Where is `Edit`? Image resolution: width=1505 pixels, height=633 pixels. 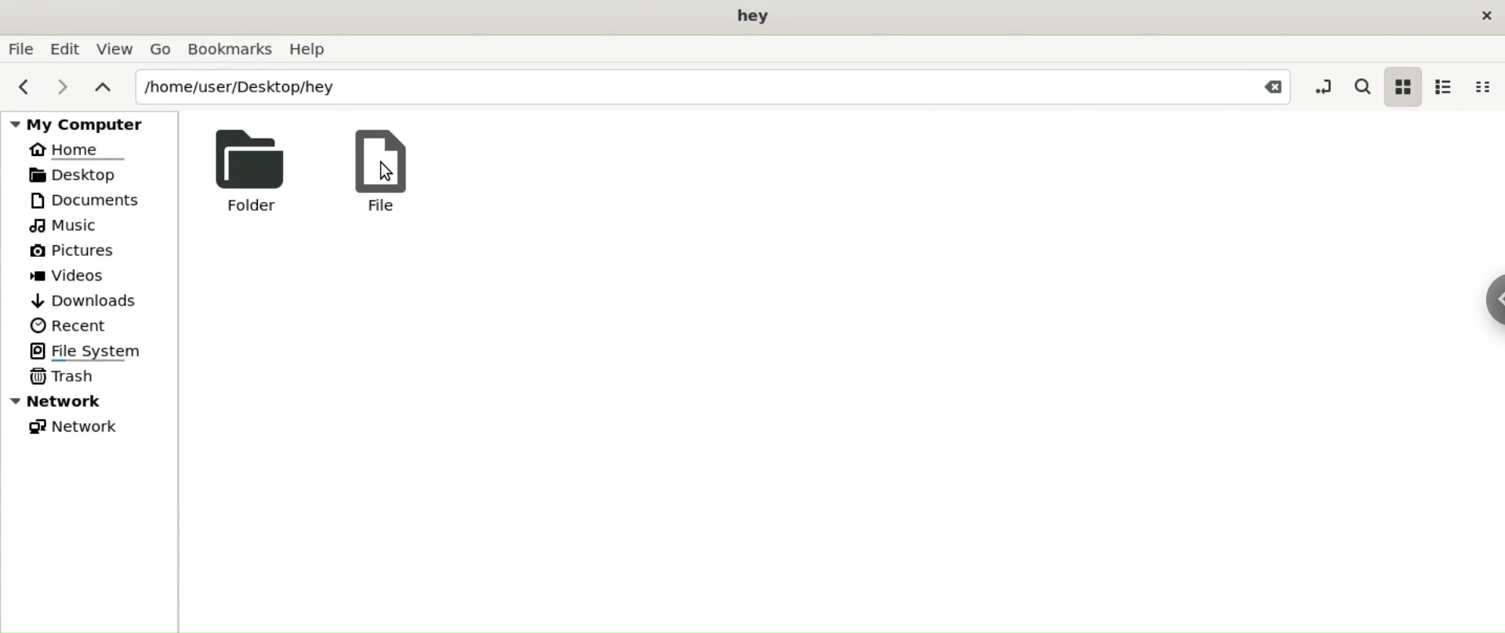
Edit is located at coordinates (67, 48).